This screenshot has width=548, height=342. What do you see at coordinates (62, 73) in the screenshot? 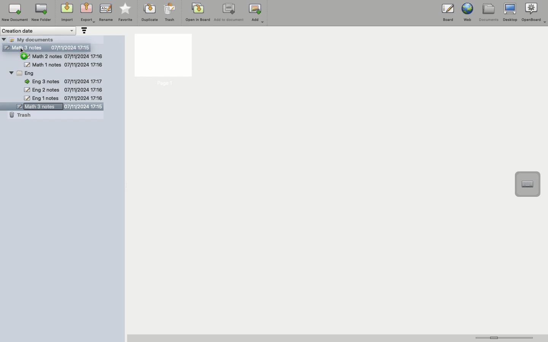
I see `eng` at bounding box center [62, 73].